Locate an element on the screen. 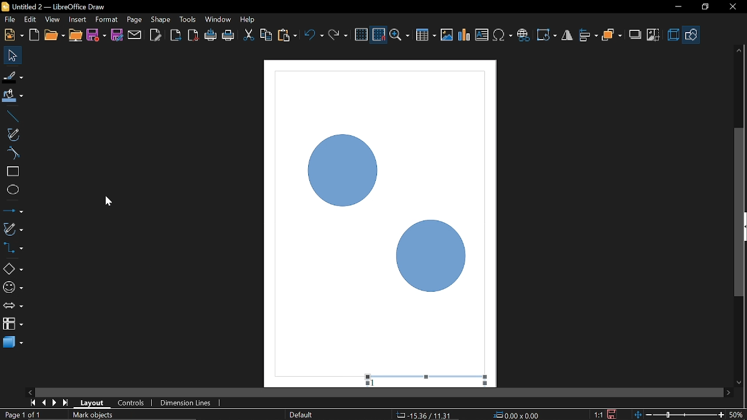 The height and width of the screenshot is (420, 747). Next page is located at coordinates (55, 402).